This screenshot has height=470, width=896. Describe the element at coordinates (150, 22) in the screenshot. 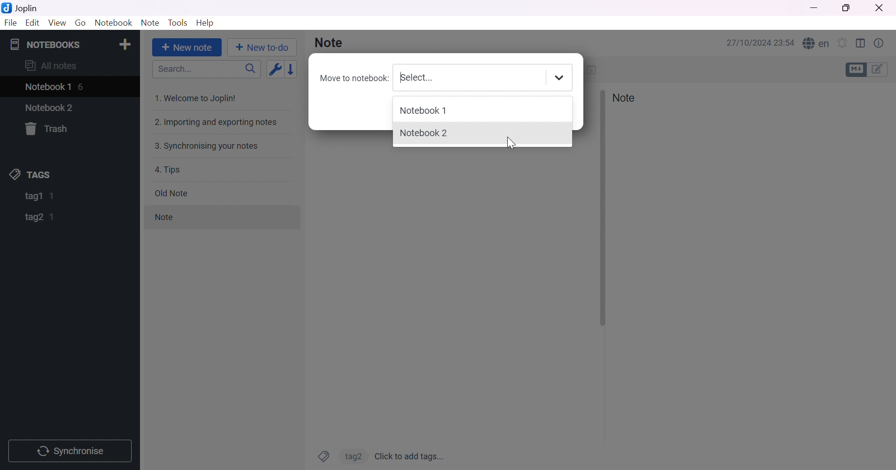

I see `Note` at that location.